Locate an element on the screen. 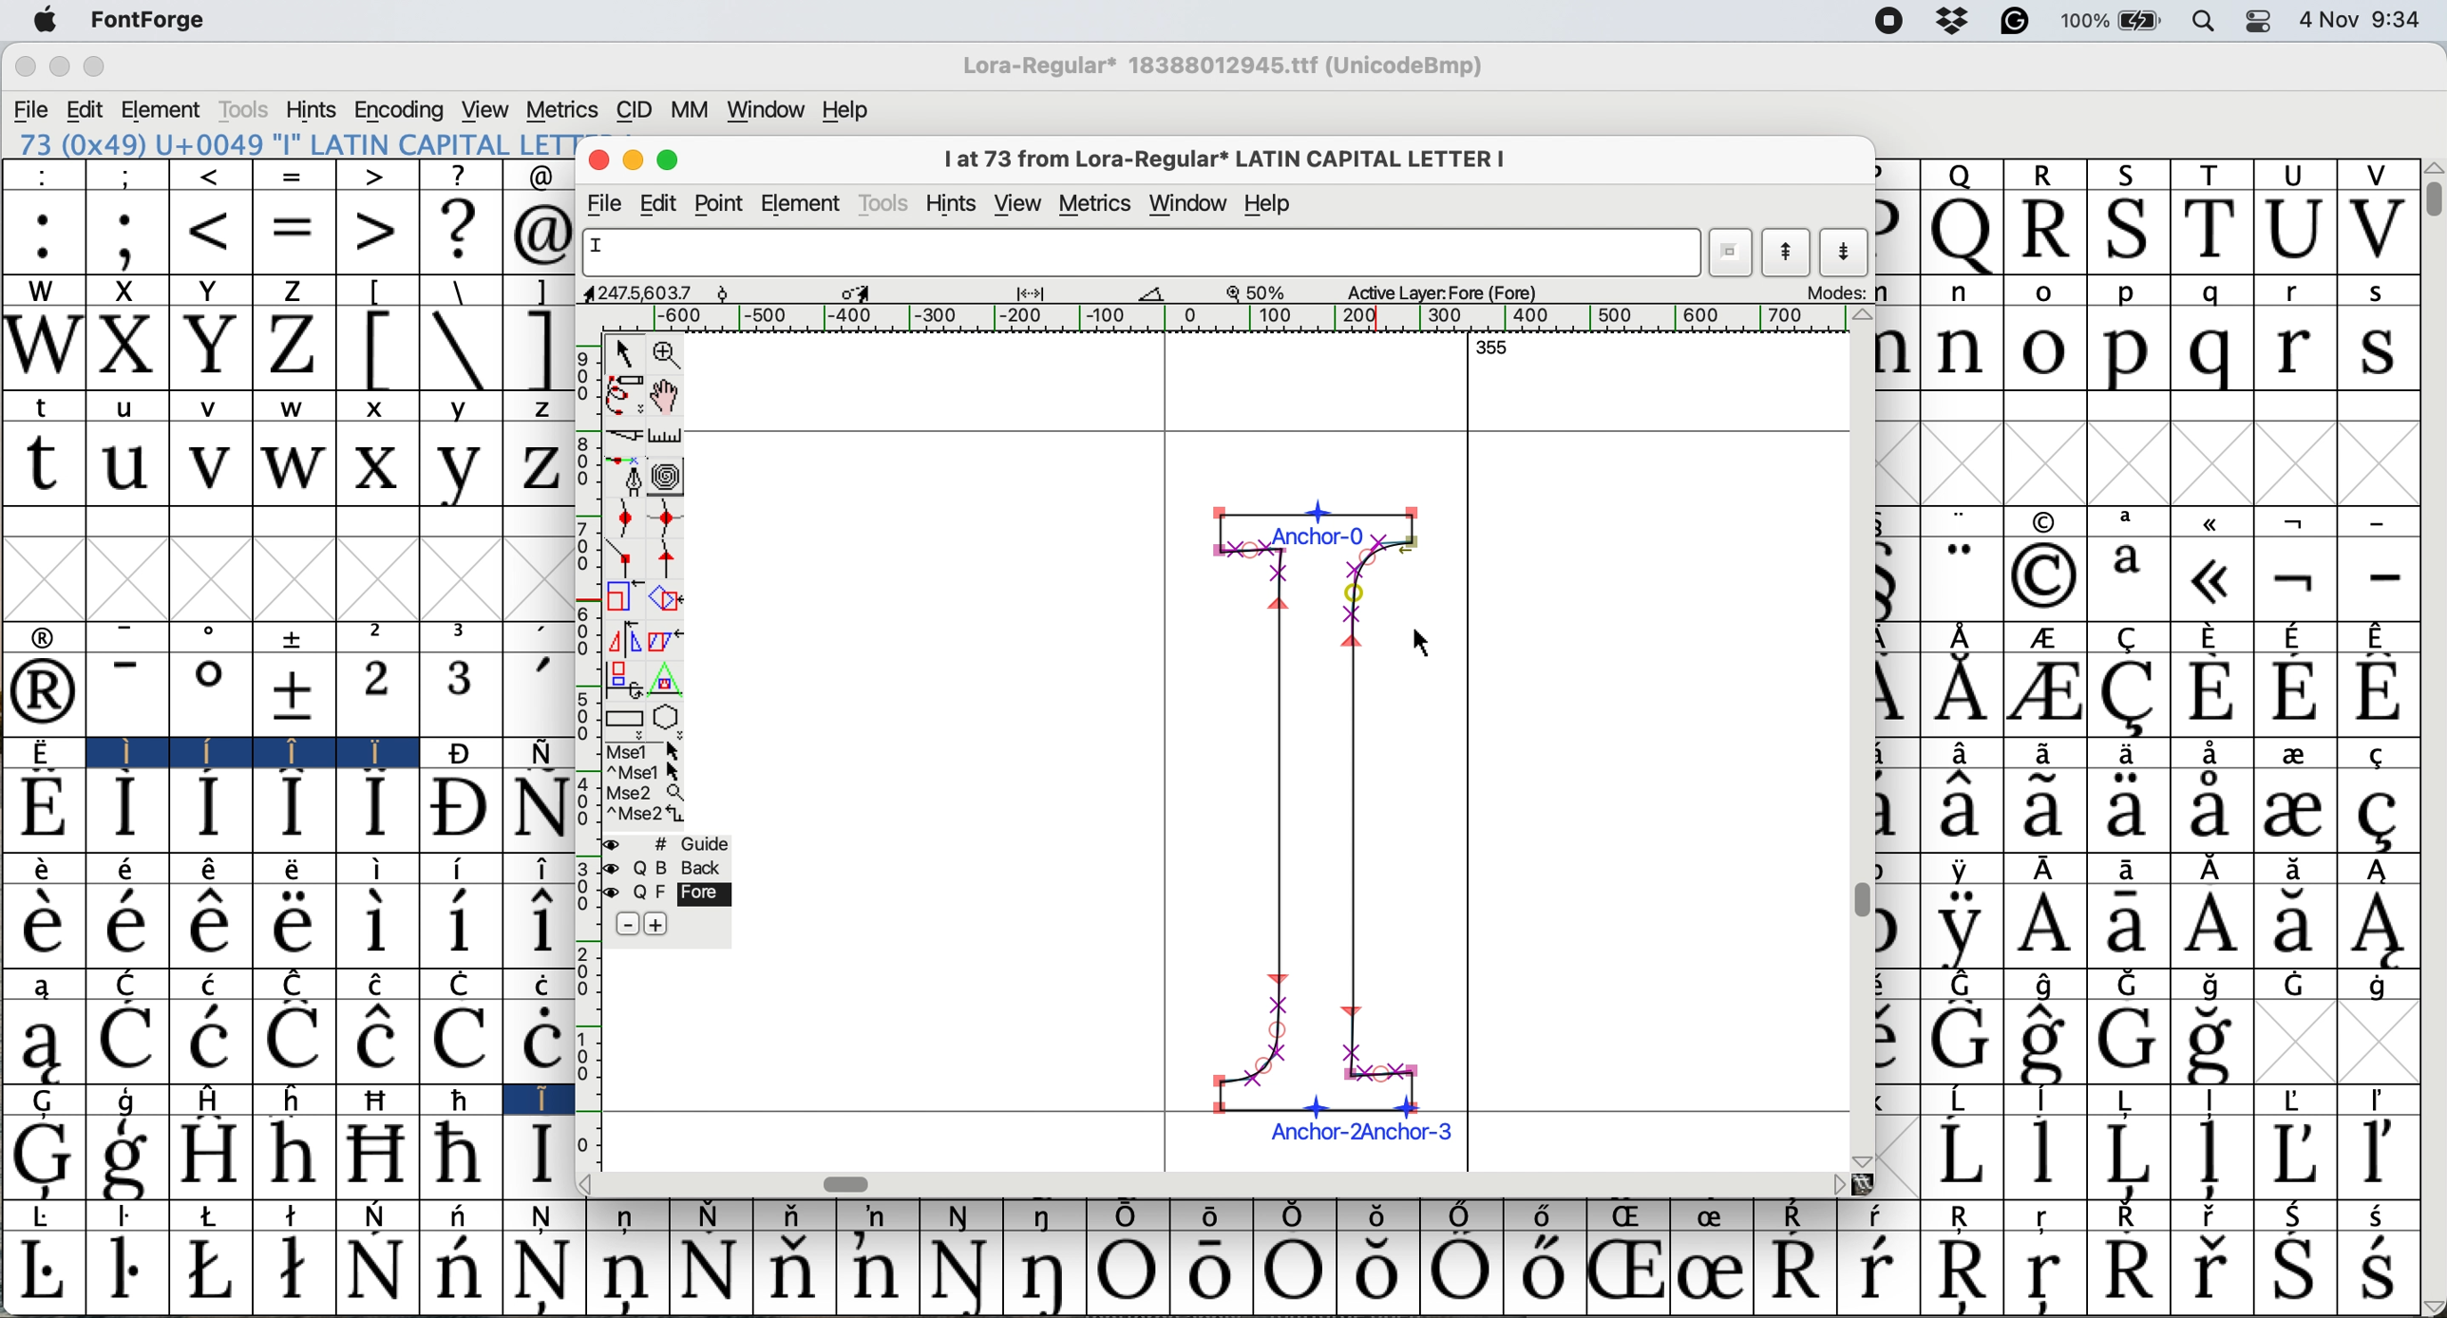 Image resolution: width=2447 pixels, height=1318 pixels. close is located at coordinates (26, 67).